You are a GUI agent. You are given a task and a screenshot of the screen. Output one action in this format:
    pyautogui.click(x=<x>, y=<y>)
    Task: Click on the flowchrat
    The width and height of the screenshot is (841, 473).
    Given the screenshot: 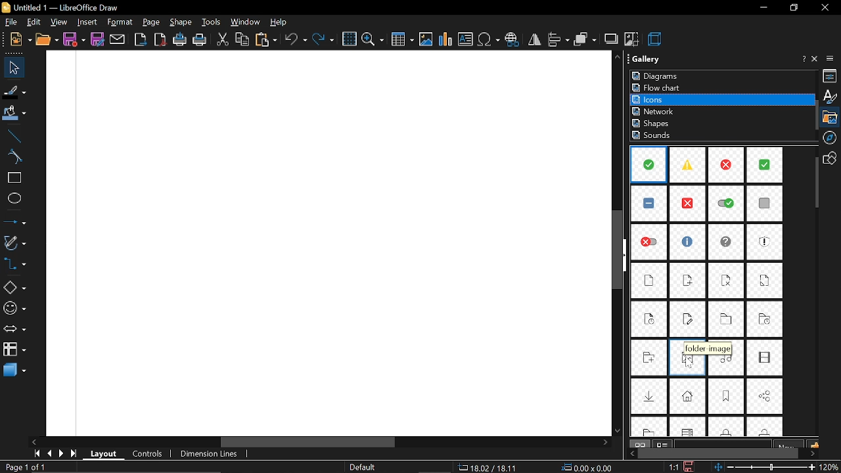 What is the action you would take?
    pyautogui.click(x=659, y=87)
    